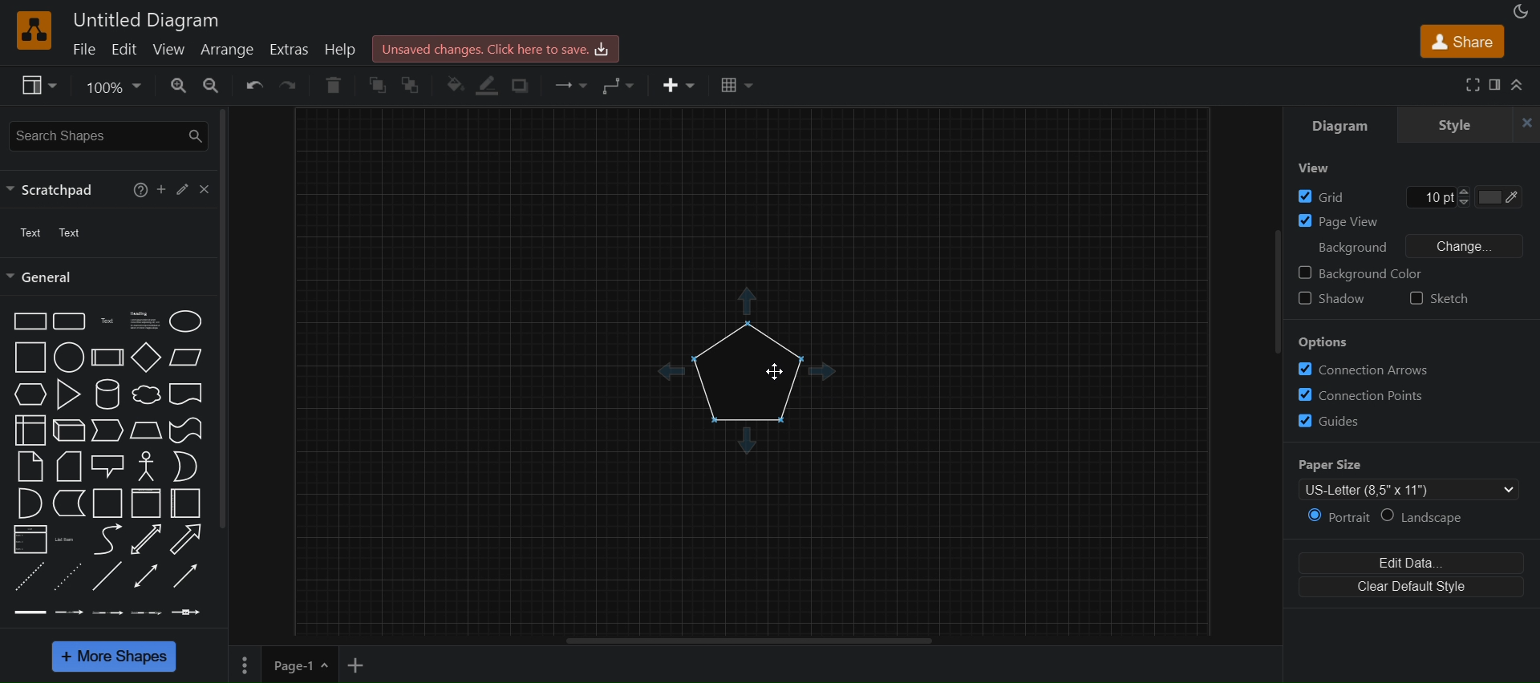 This screenshot has height=683, width=1540. I want to click on Callout, so click(107, 467).